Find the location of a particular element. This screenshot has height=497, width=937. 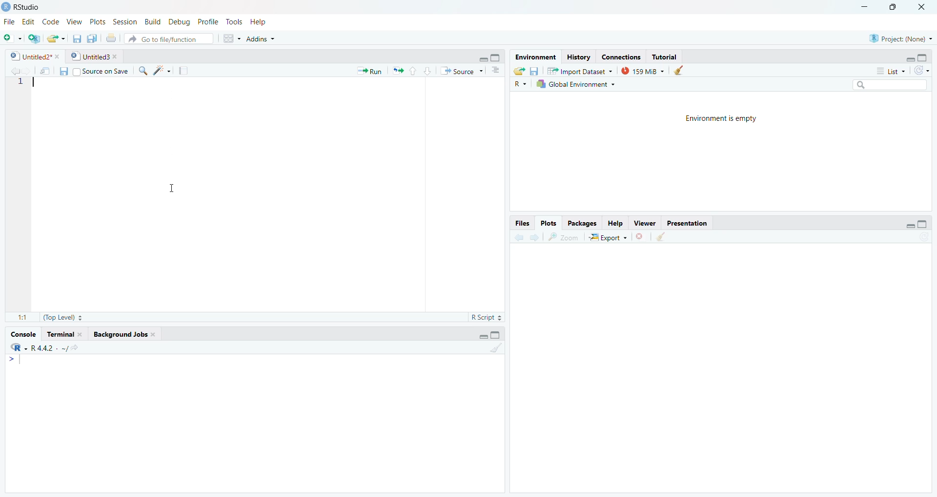

Code Tools is located at coordinates (162, 70).